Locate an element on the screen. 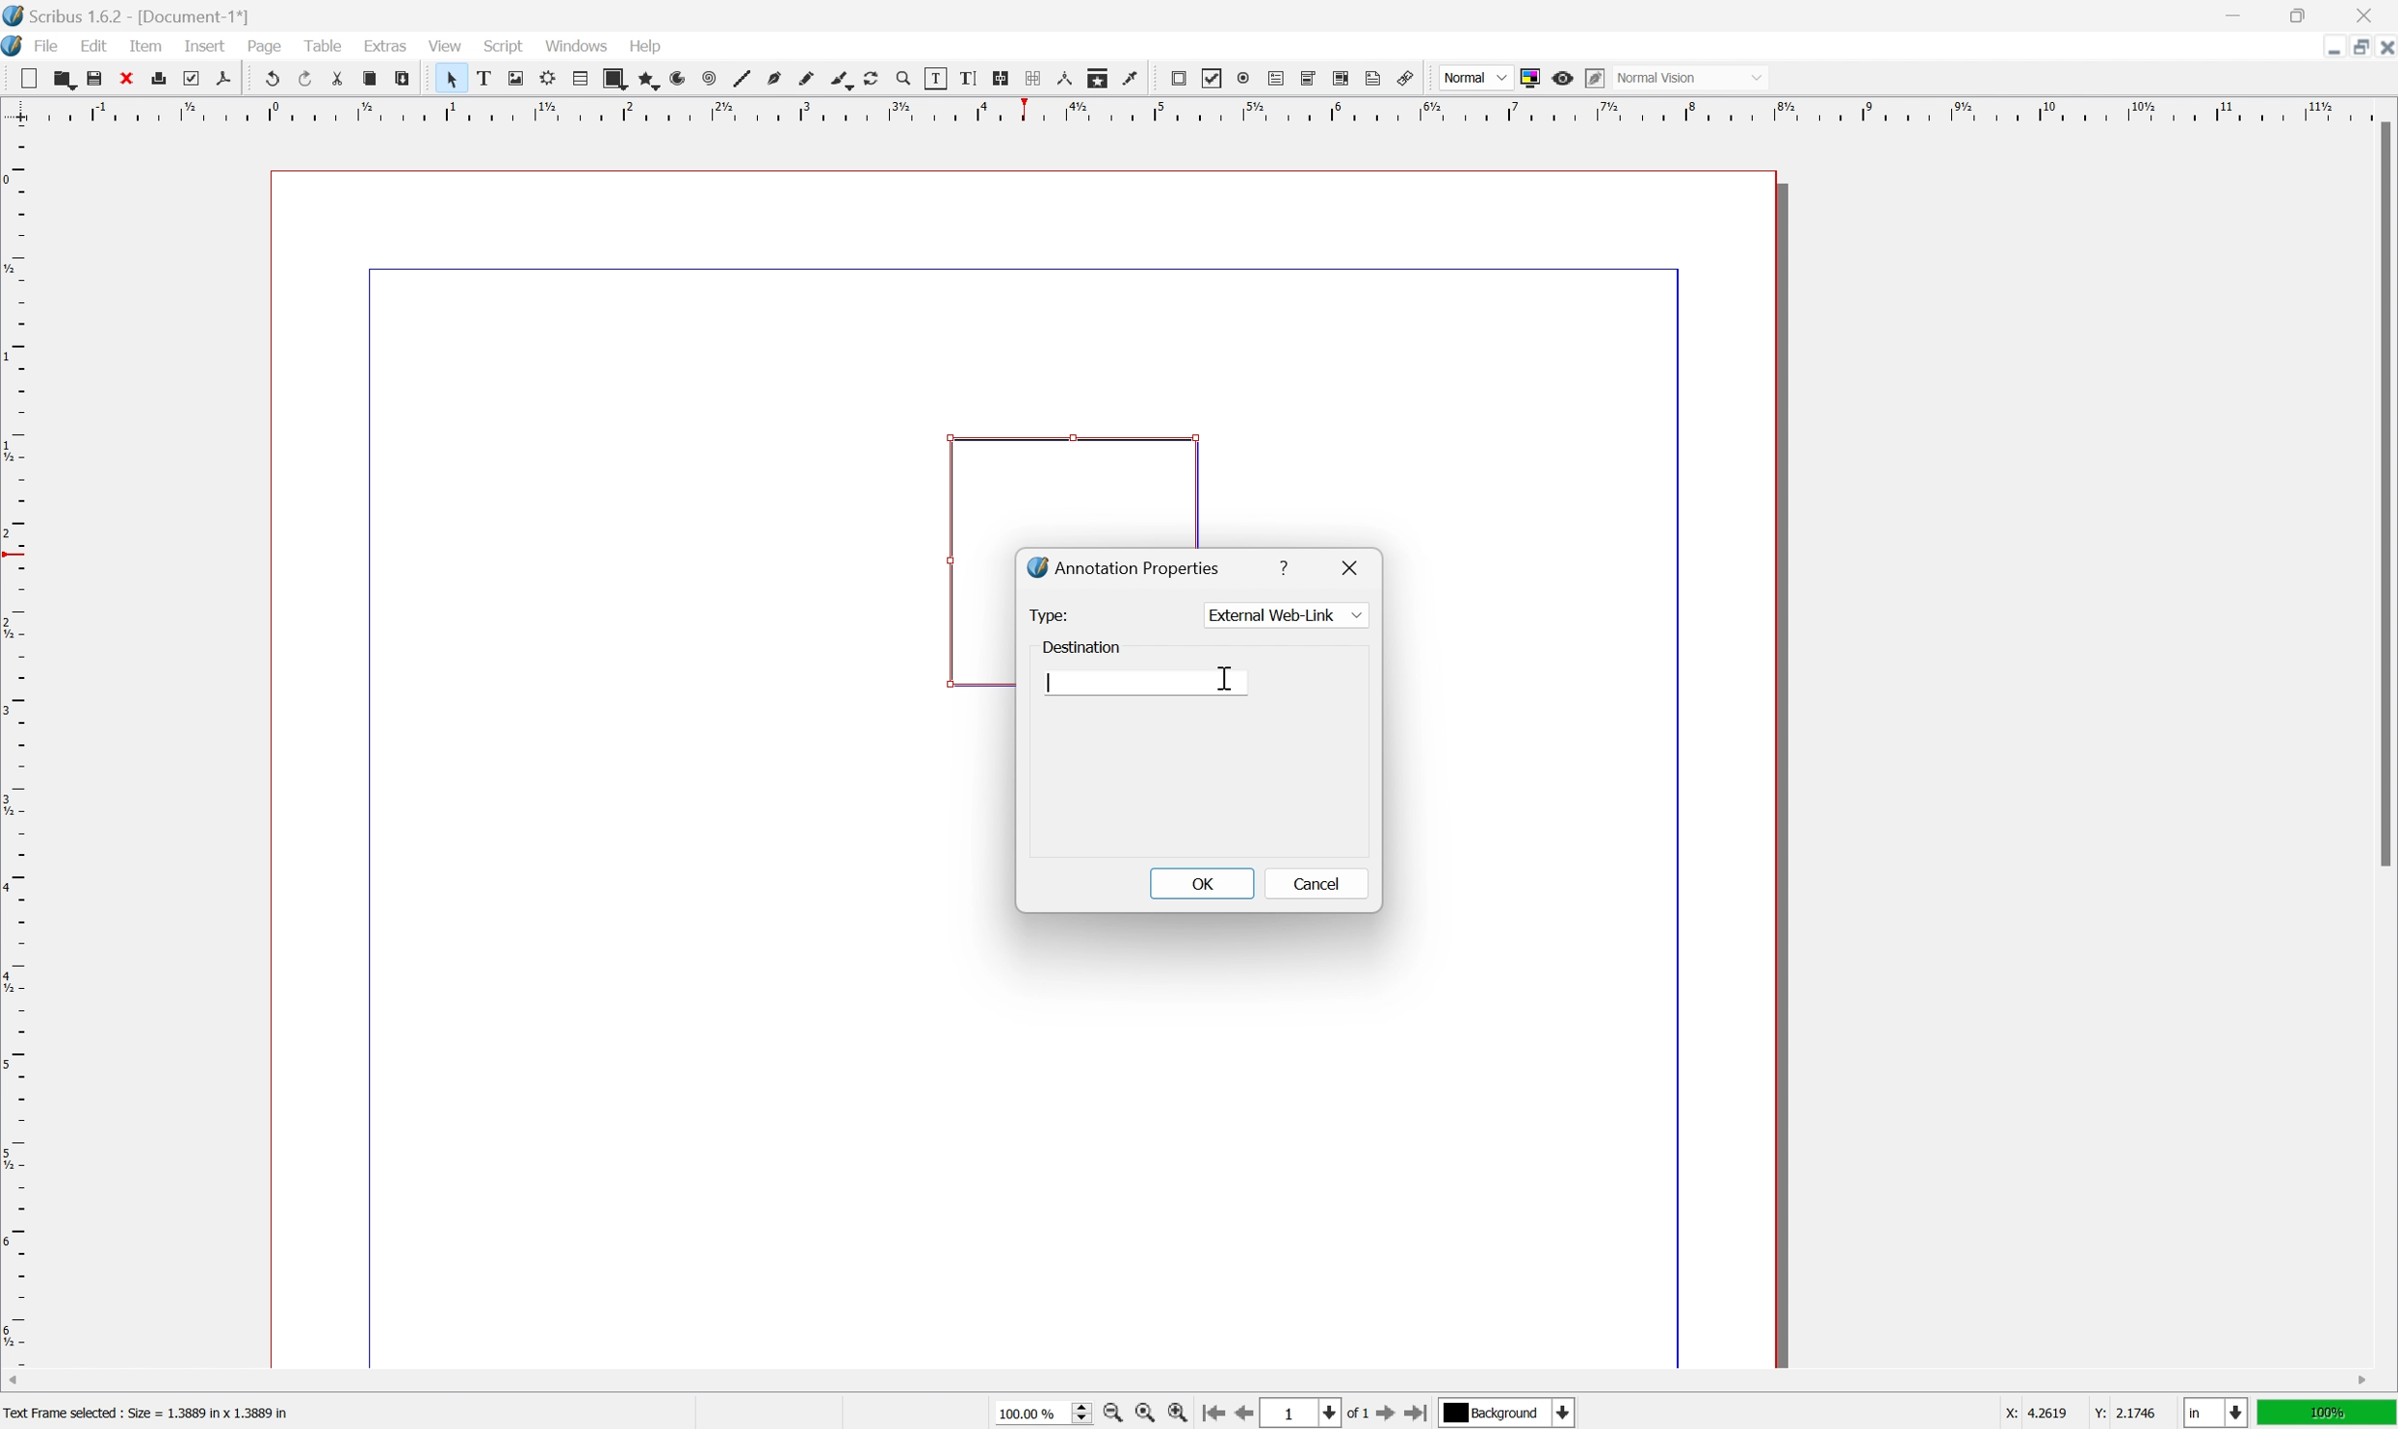  item is located at coordinates (145, 45).